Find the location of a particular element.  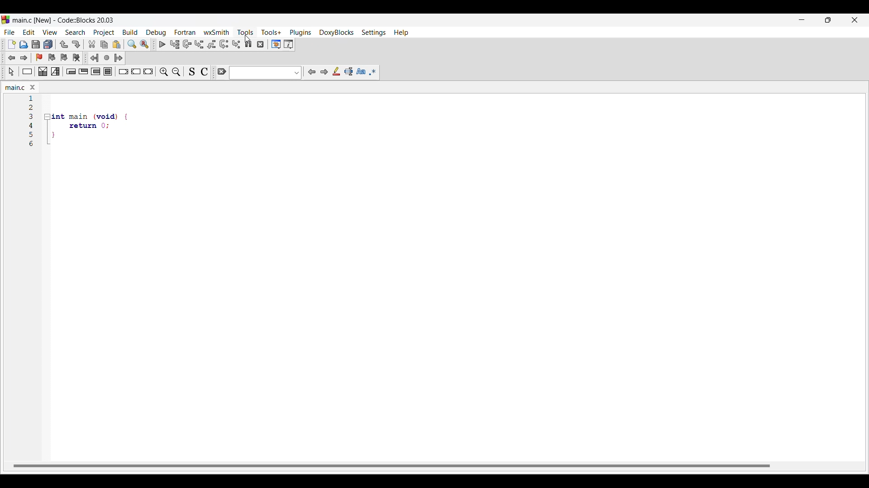

Various info is located at coordinates (288, 44).